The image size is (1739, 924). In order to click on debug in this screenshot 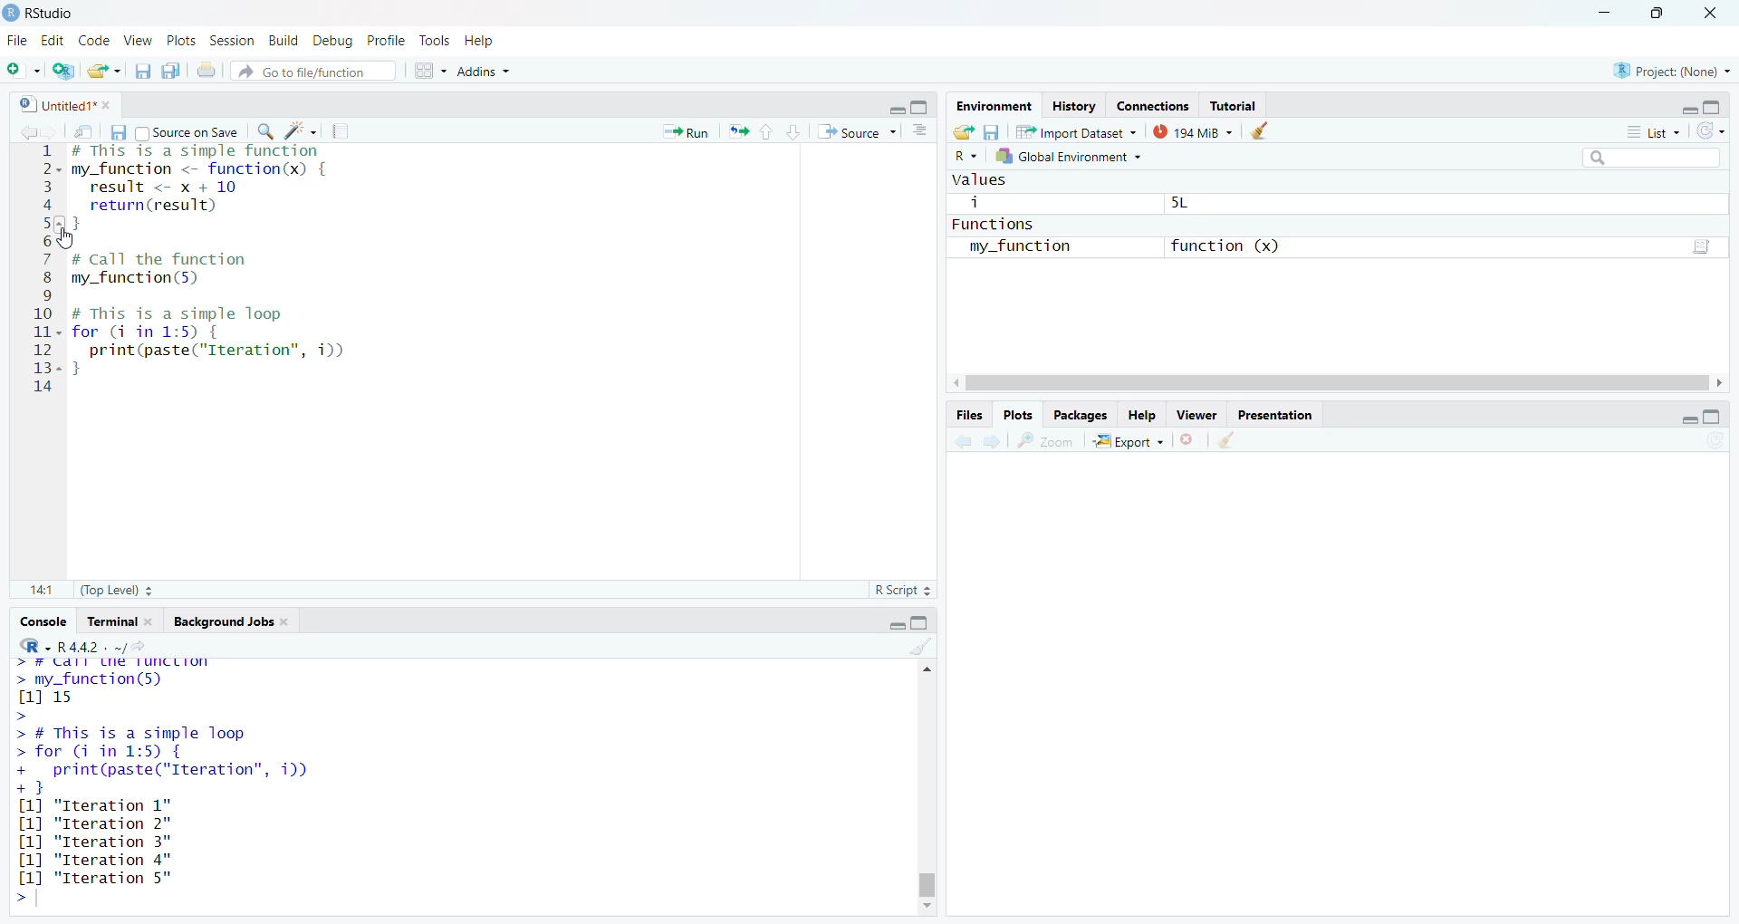, I will do `click(333, 38)`.